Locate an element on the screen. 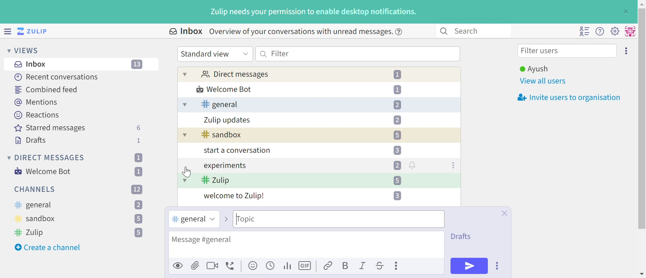 This screenshot has height=278, width=646. ZULIP is located at coordinates (37, 32).